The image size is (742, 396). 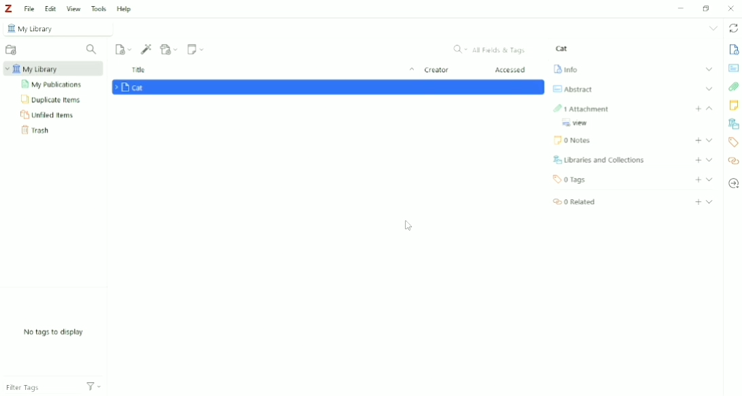 What do you see at coordinates (50, 9) in the screenshot?
I see `Edit` at bounding box center [50, 9].